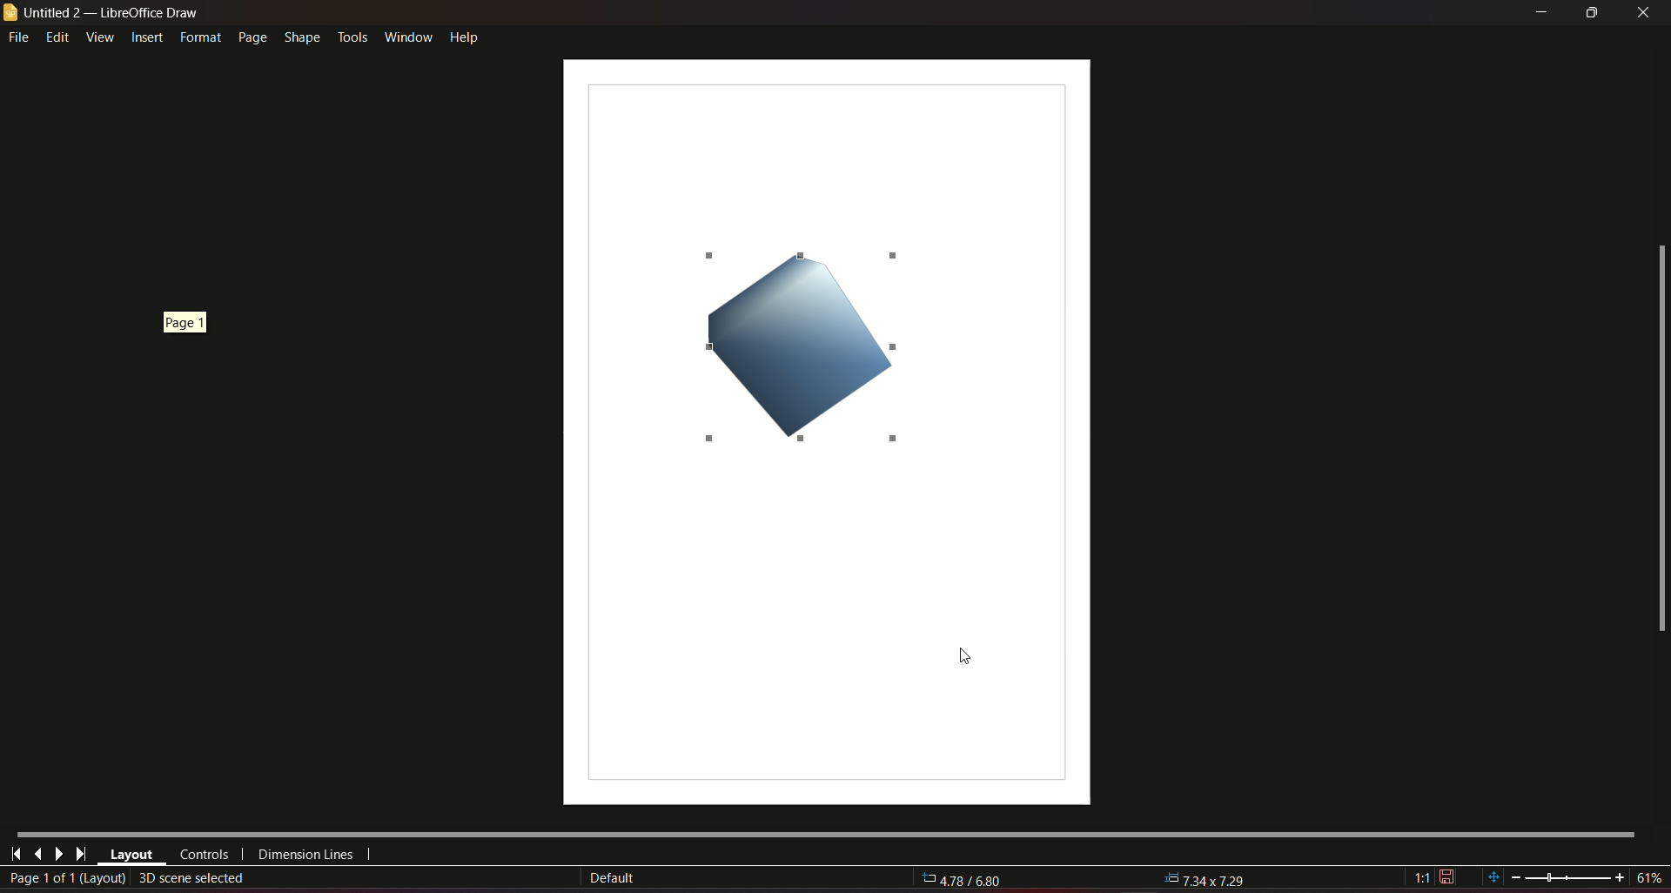  What do you see at coordinates (203, 855) in the screenshot?
I see `controls` at bounding box center [203, 855].